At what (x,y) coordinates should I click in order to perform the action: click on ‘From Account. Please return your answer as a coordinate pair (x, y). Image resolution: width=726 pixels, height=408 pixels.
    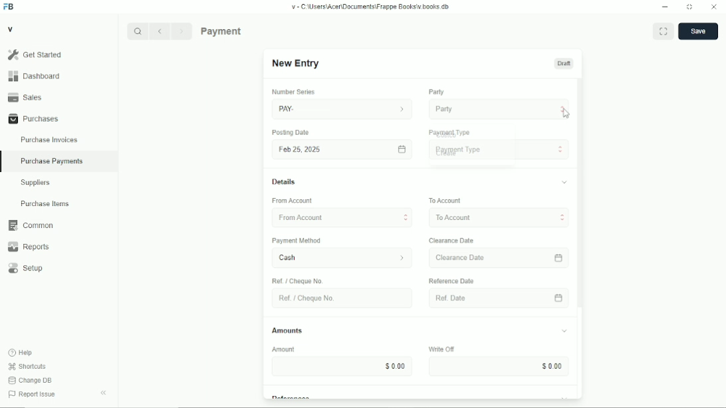
    Looking at the image, I should click on (291, 201).